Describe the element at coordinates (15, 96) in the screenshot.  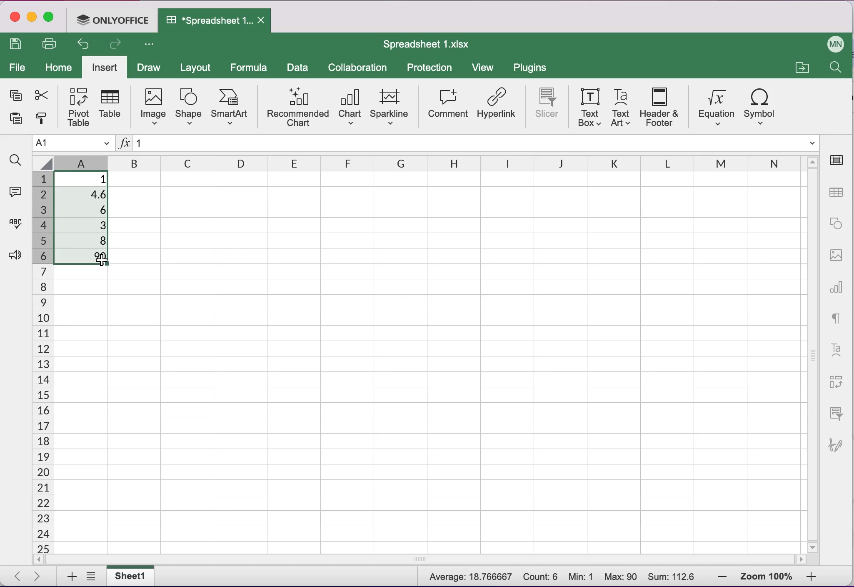
I see `copy` at that location.